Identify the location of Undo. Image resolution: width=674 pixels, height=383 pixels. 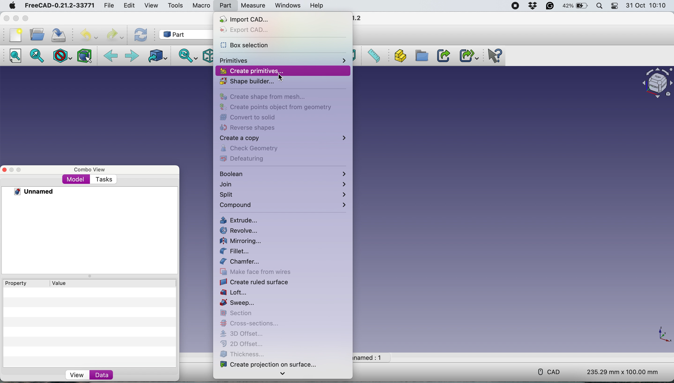
(89, 35).